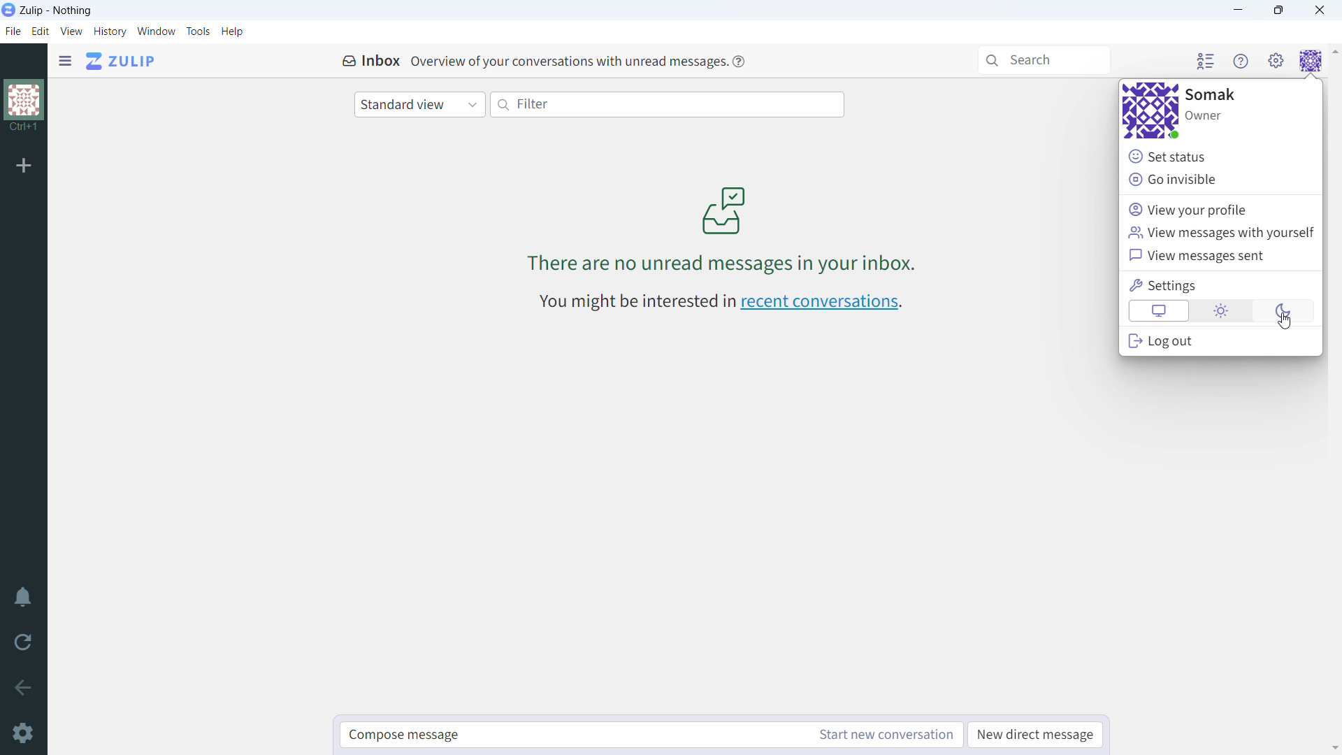 This screenshot has width=1342, height=755. I want to click on scroll up, so click(1334, 51).